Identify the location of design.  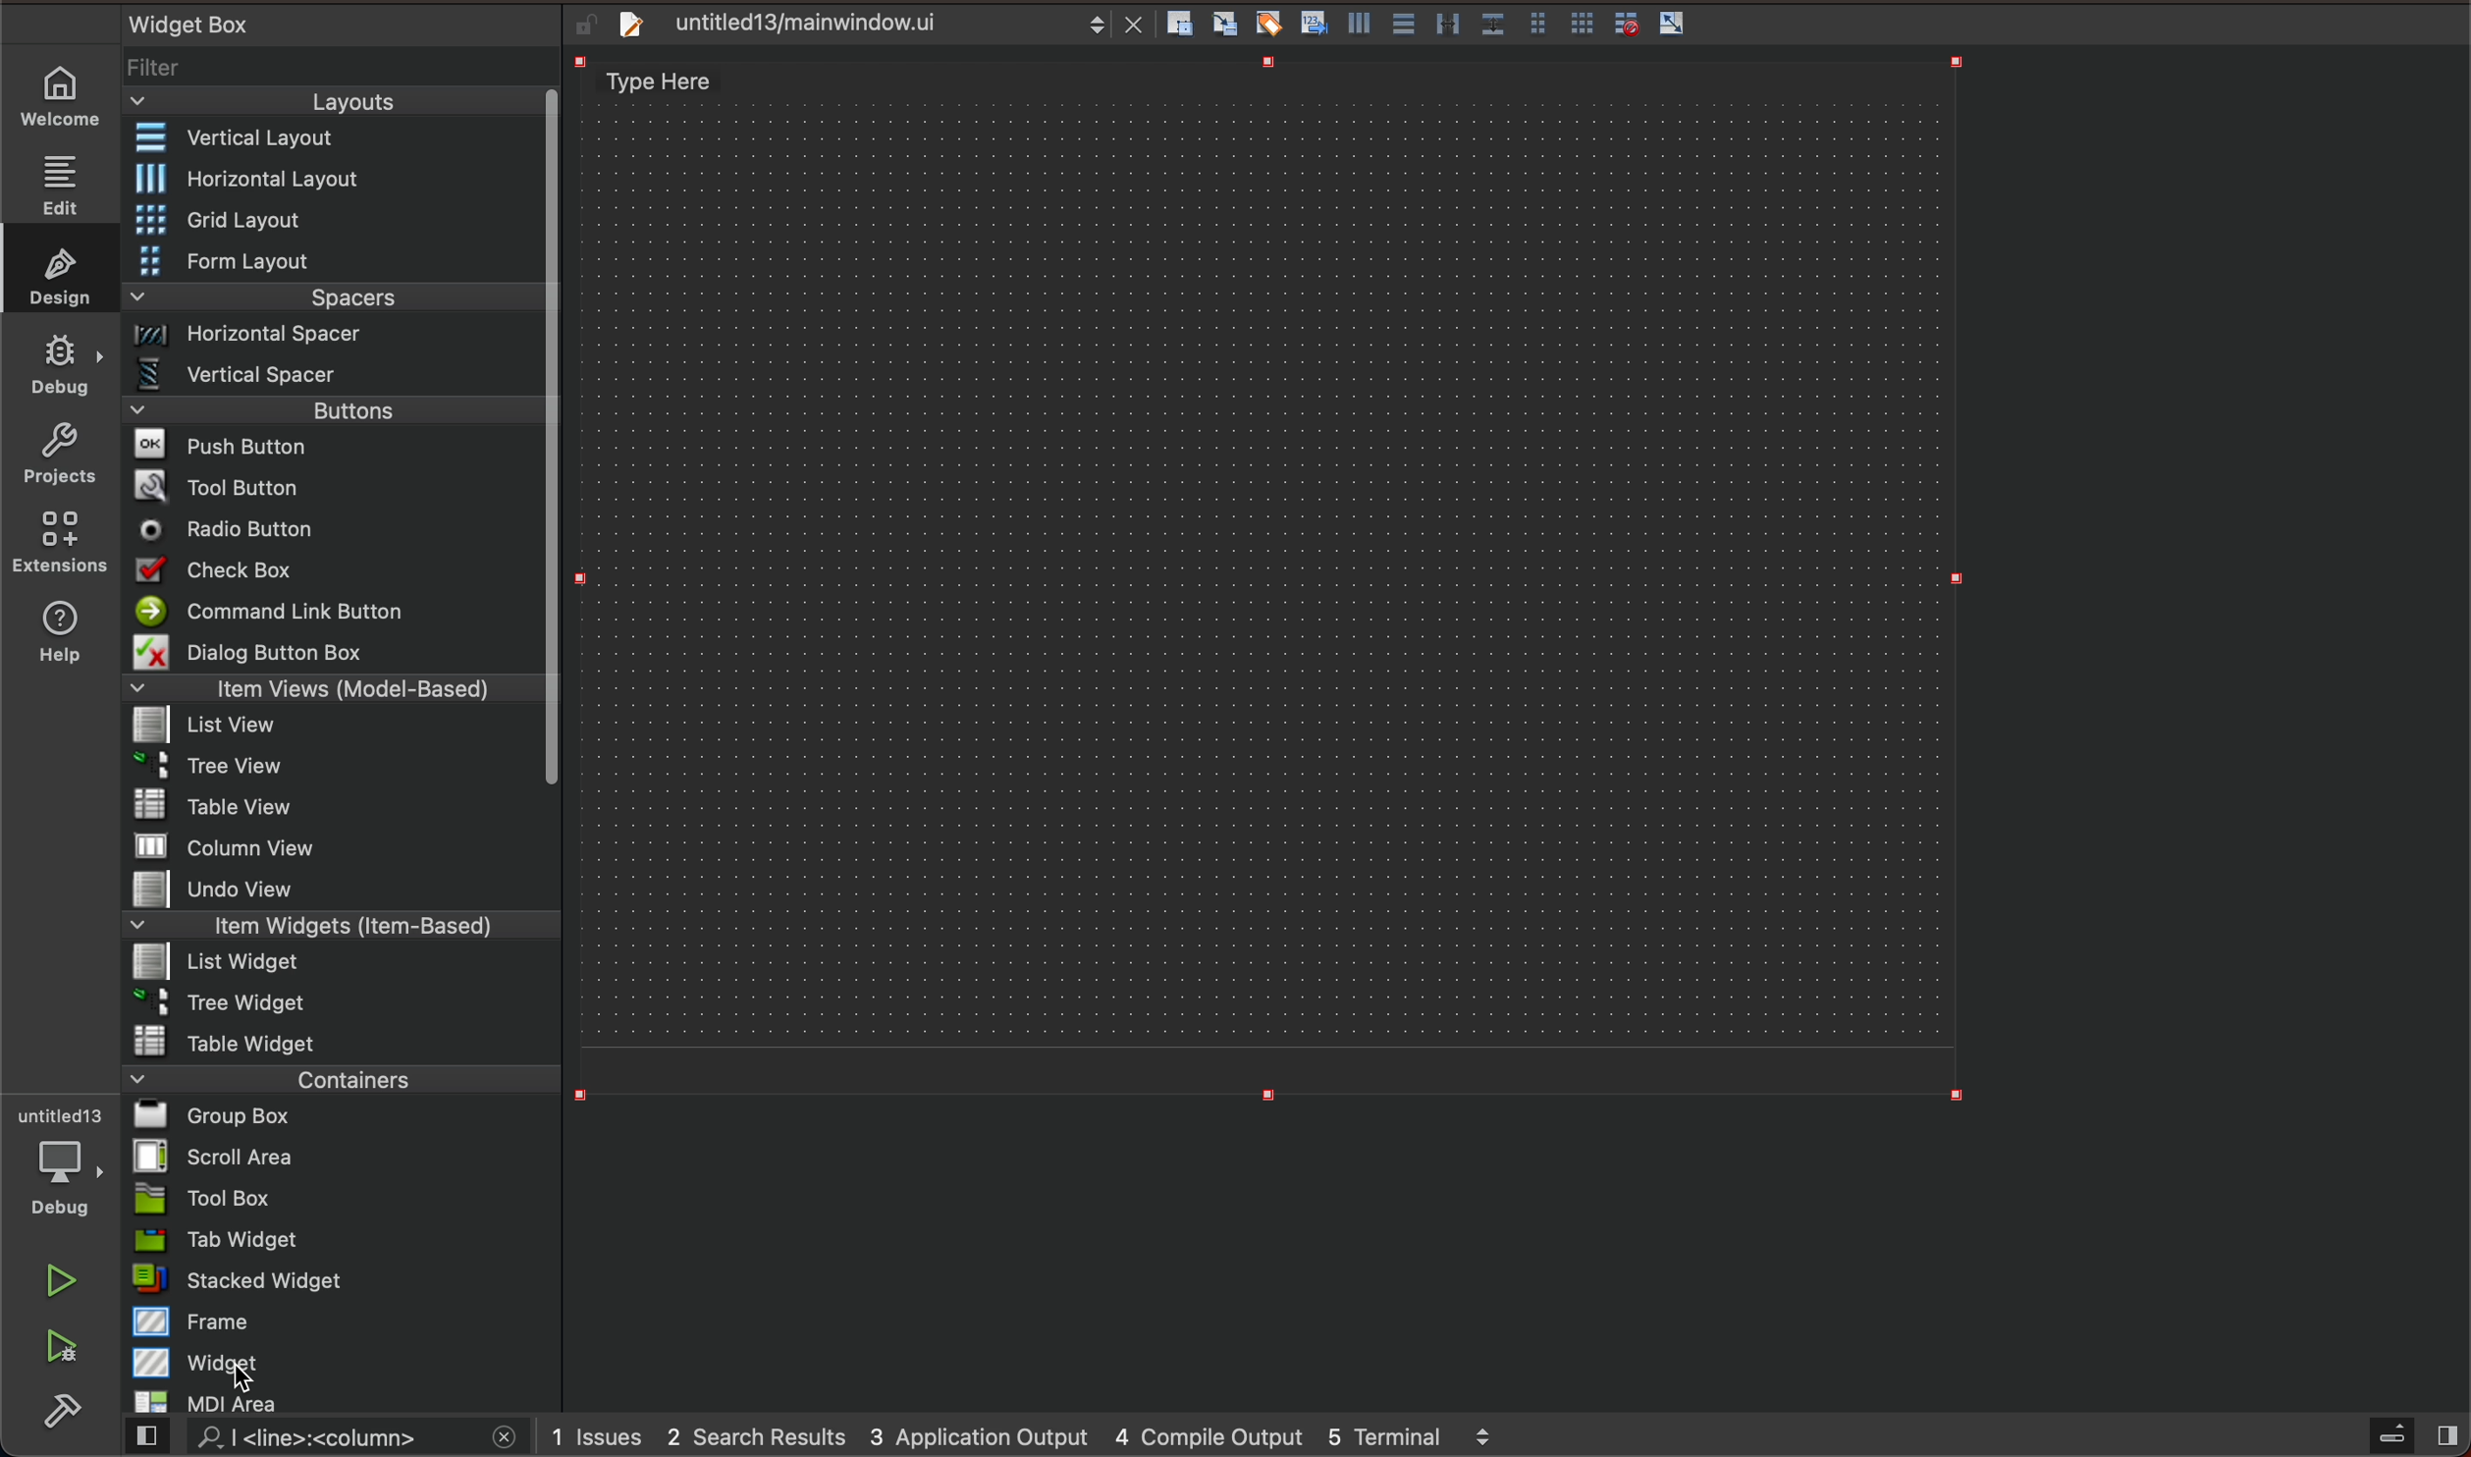
(58, 269).